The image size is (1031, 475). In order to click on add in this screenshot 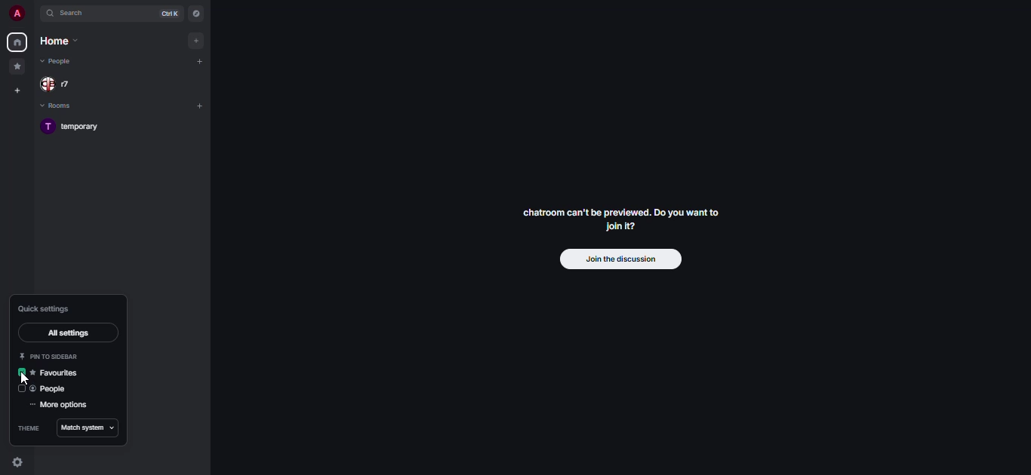, I will do `click(198, 41)`.